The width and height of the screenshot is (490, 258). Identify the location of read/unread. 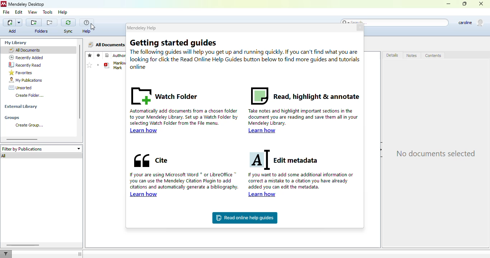
(98, 56).